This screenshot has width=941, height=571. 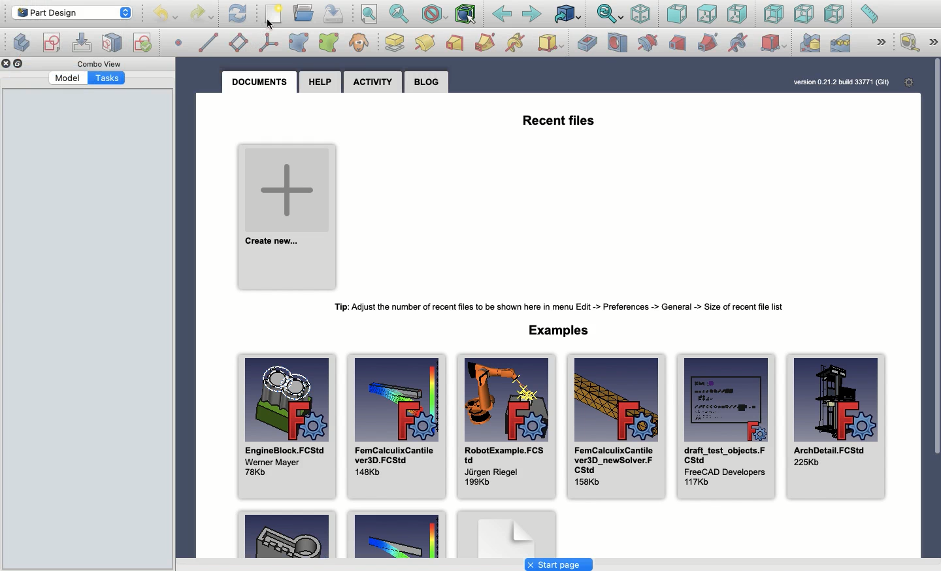 What do you see at coordinates (429, 81) in the screenshot?
I see `Blog` at bounding box center [429, 81].